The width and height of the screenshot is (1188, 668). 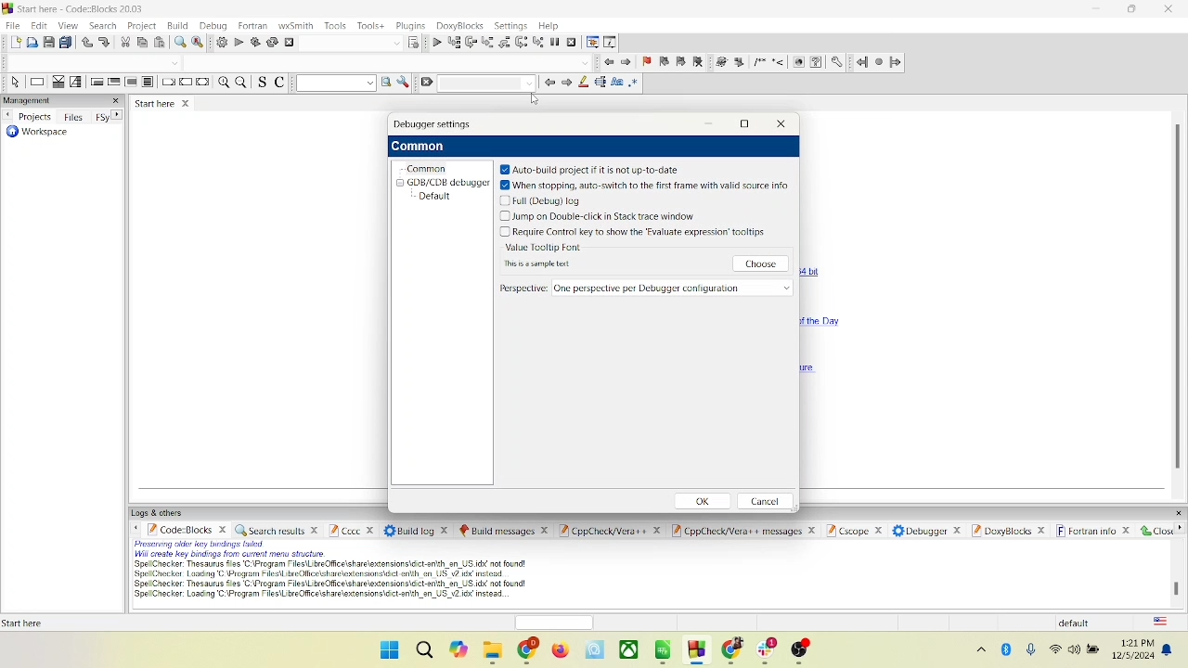 I want to click on return instruction, so click(x=205, y=82).